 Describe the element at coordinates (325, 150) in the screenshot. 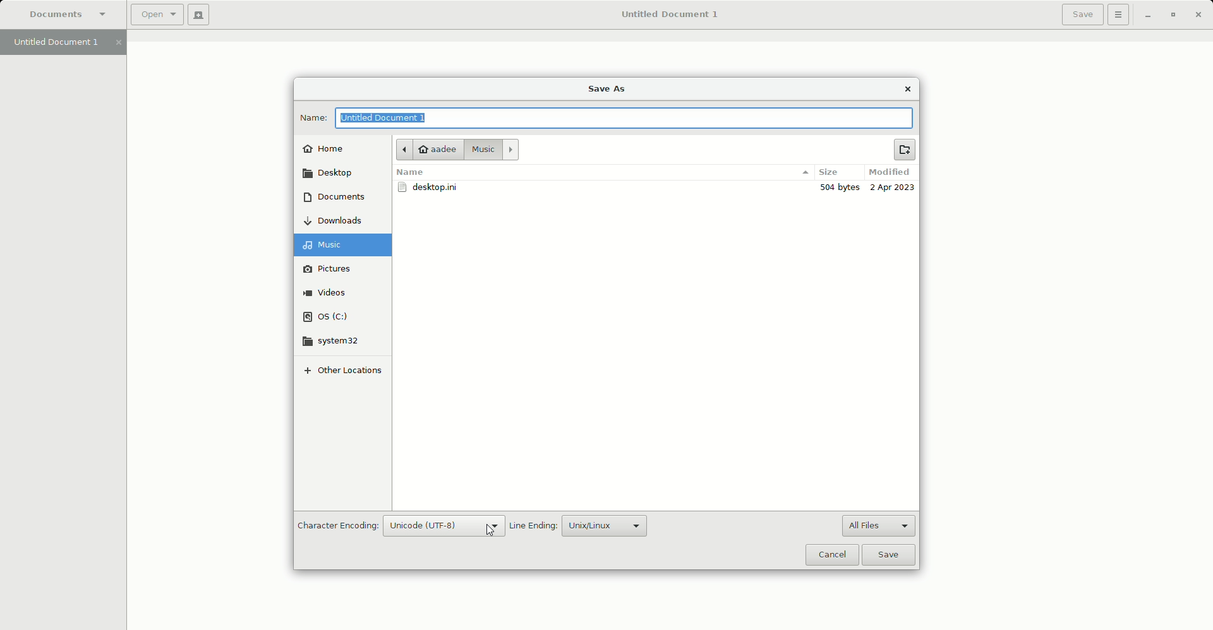

I see `Home` at that location.